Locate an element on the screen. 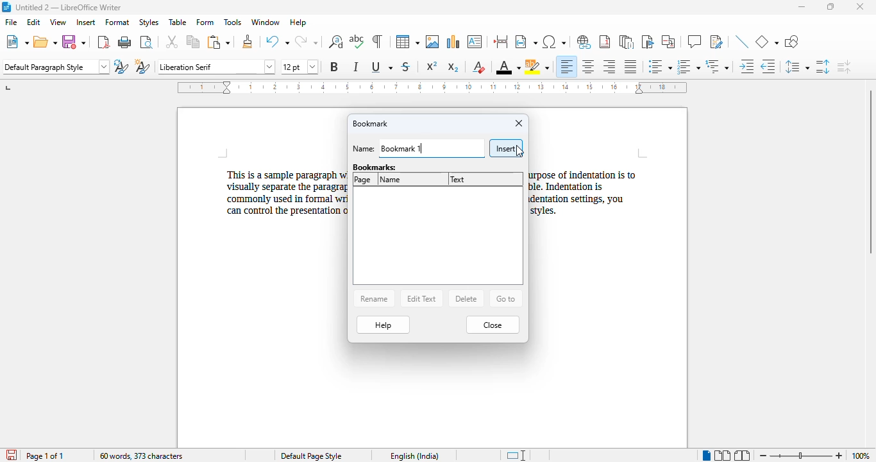  window is located at coordinates (265, 22).